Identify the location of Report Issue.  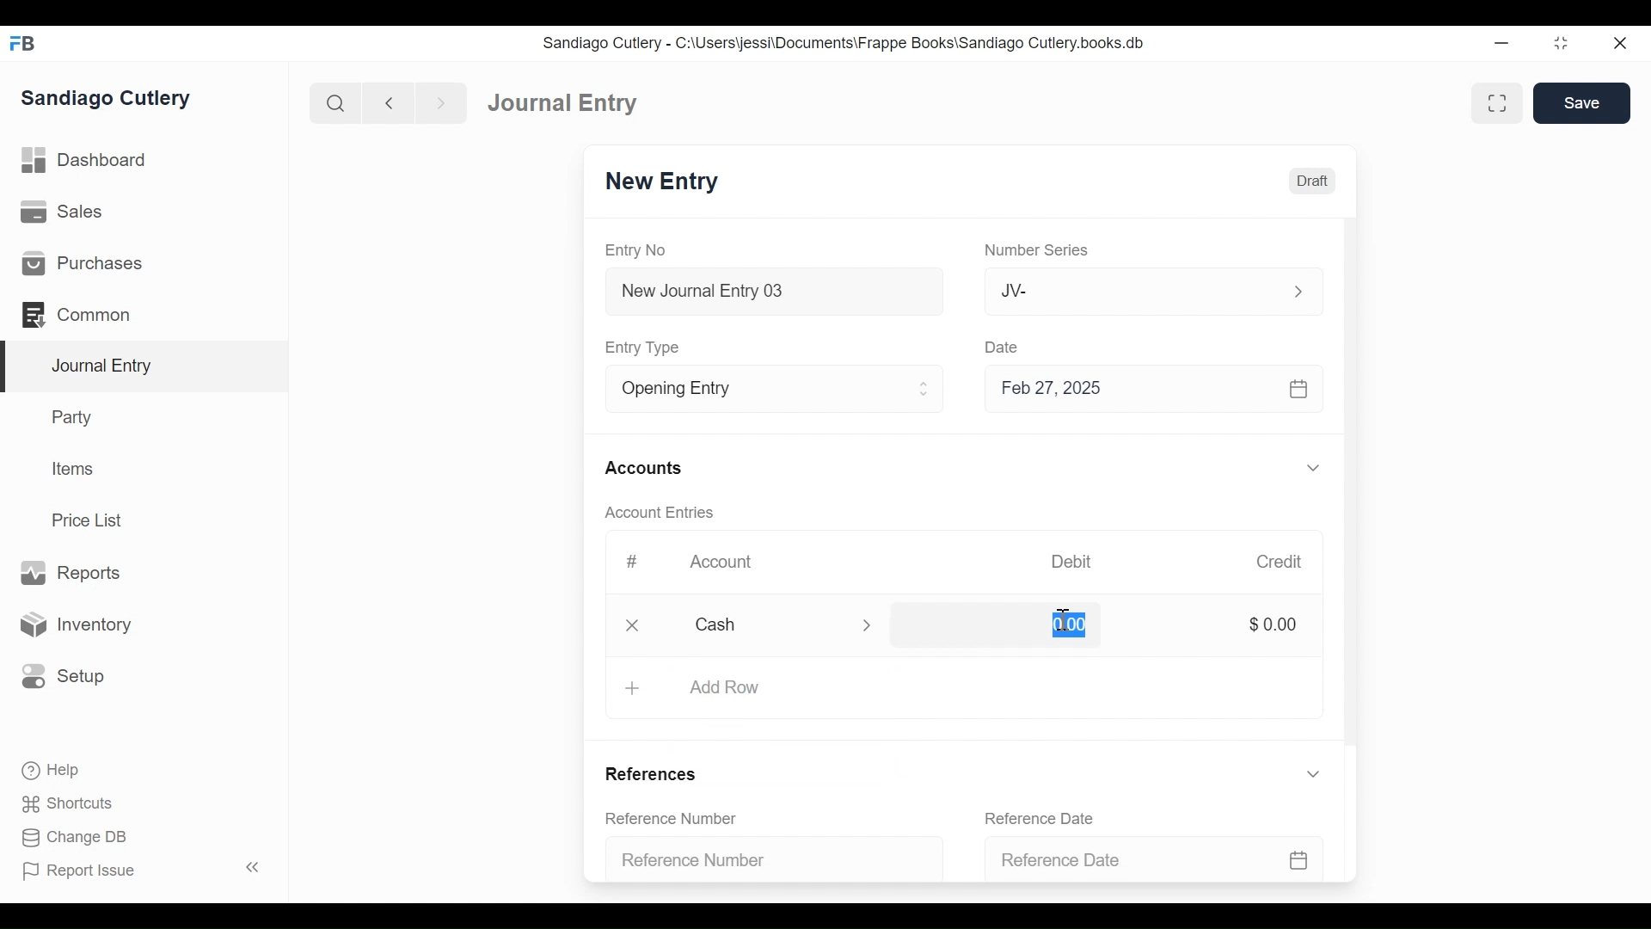
(80, 871).